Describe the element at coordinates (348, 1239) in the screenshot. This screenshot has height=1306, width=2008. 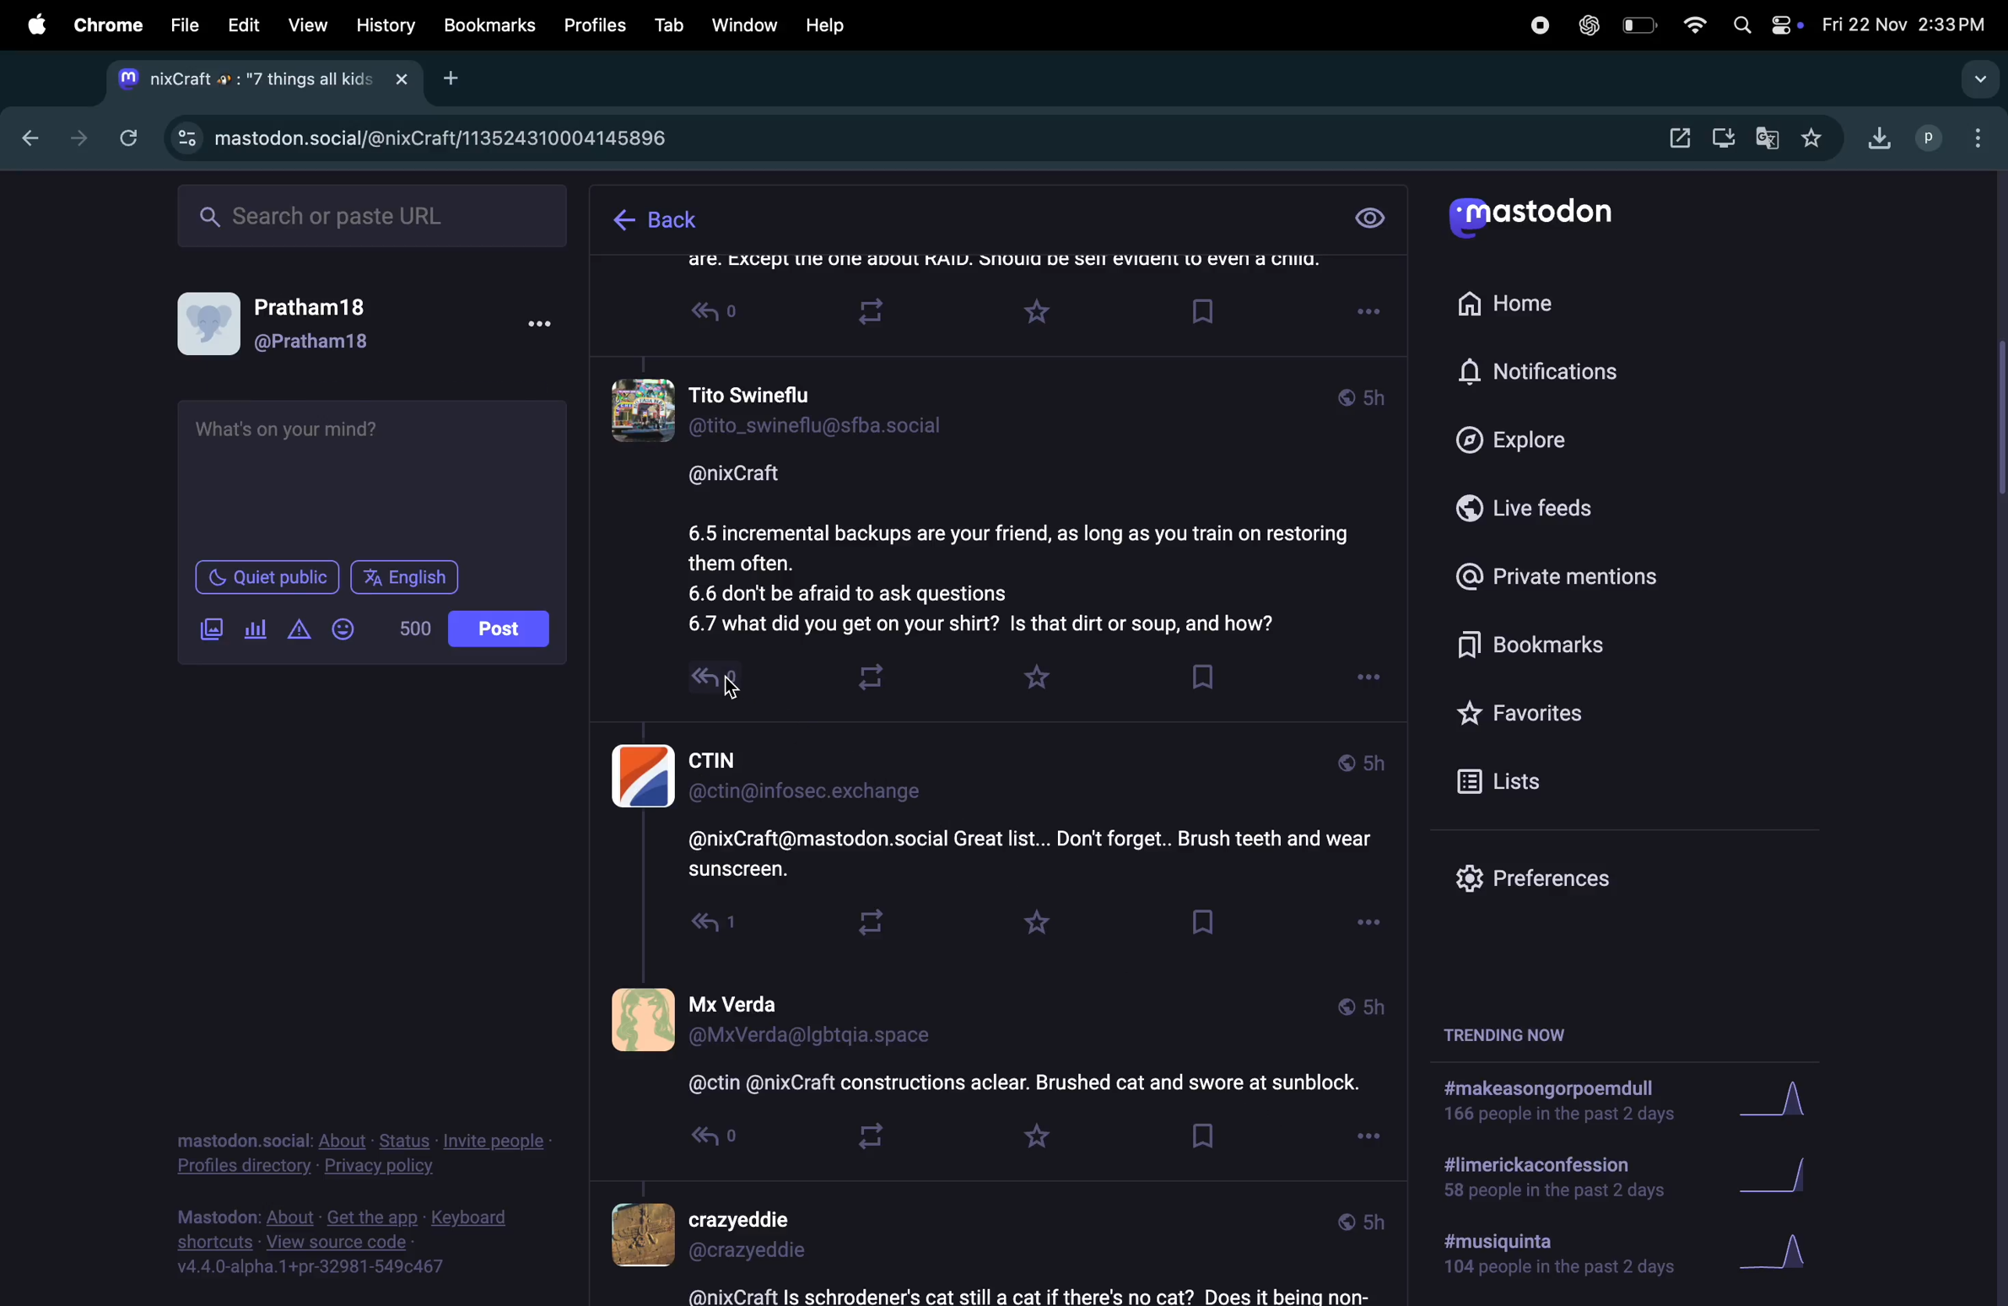
I see `Mastodon: About - Get the app - Keyboard
shortcuts - View source code -
v4.4.0-alpha.1+pr-32981-549¢c467` at that location.